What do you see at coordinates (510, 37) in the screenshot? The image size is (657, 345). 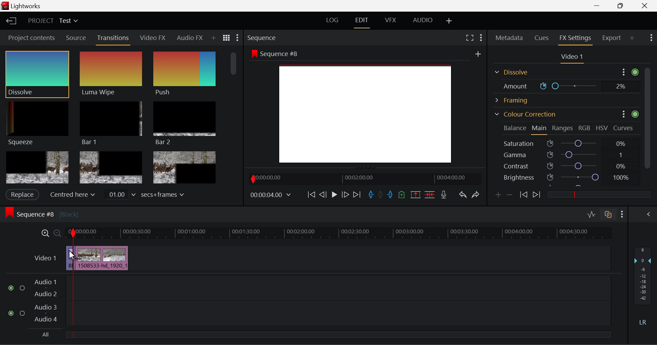 I see `Metadata Panel` at bounding box center [510, 37].